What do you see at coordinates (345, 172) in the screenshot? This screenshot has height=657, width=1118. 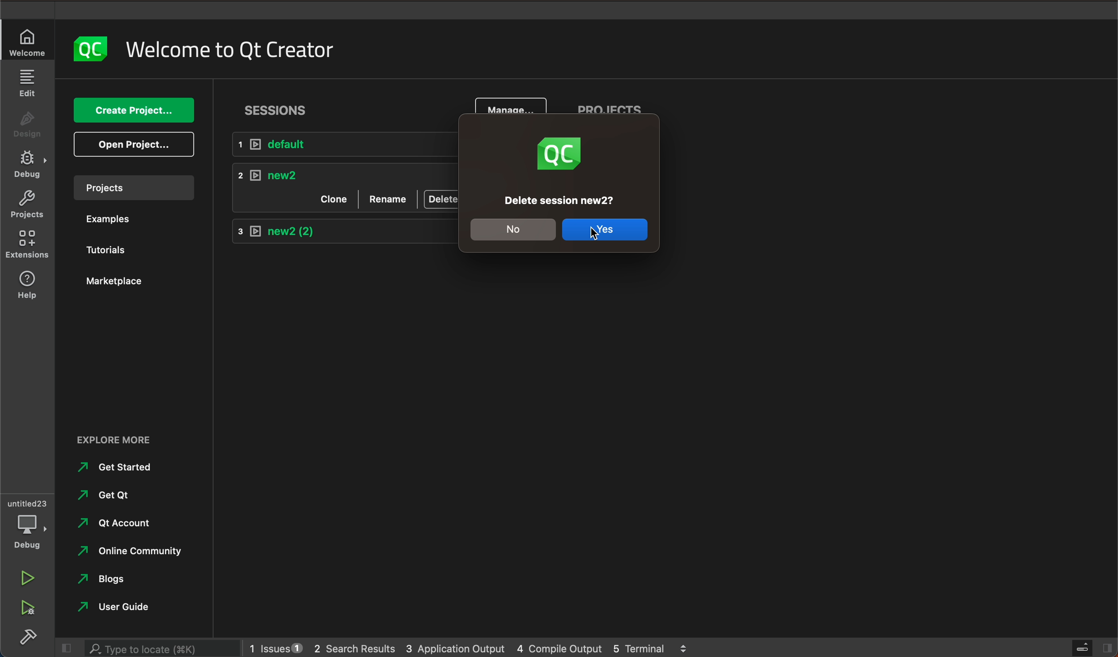 I see `new2` at bounding box center [345, 172].